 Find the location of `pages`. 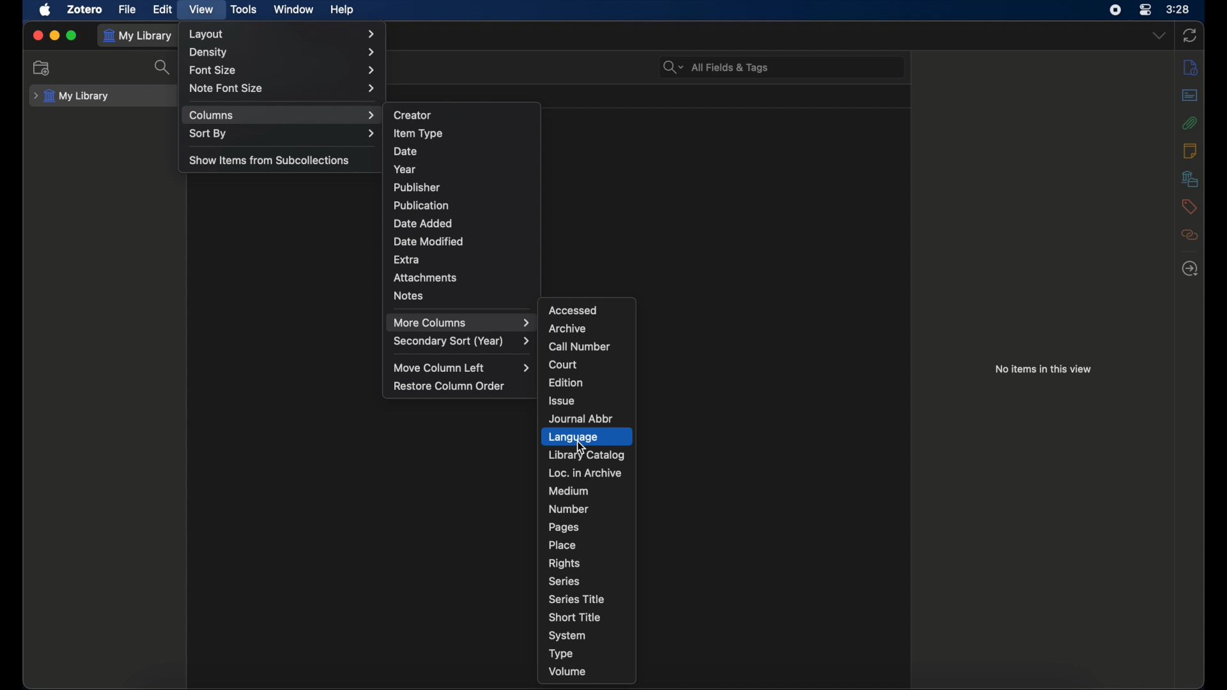

pages is located at coordinates (564, 528).